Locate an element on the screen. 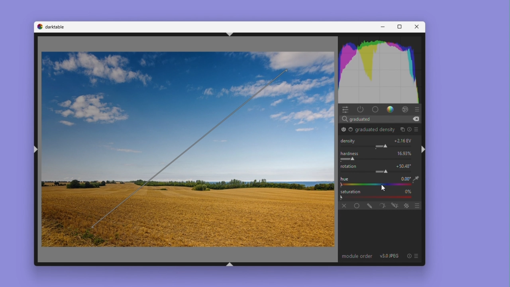 This screenshot has width=510, height=287. drawn mask is located at coordinates (368, 205).